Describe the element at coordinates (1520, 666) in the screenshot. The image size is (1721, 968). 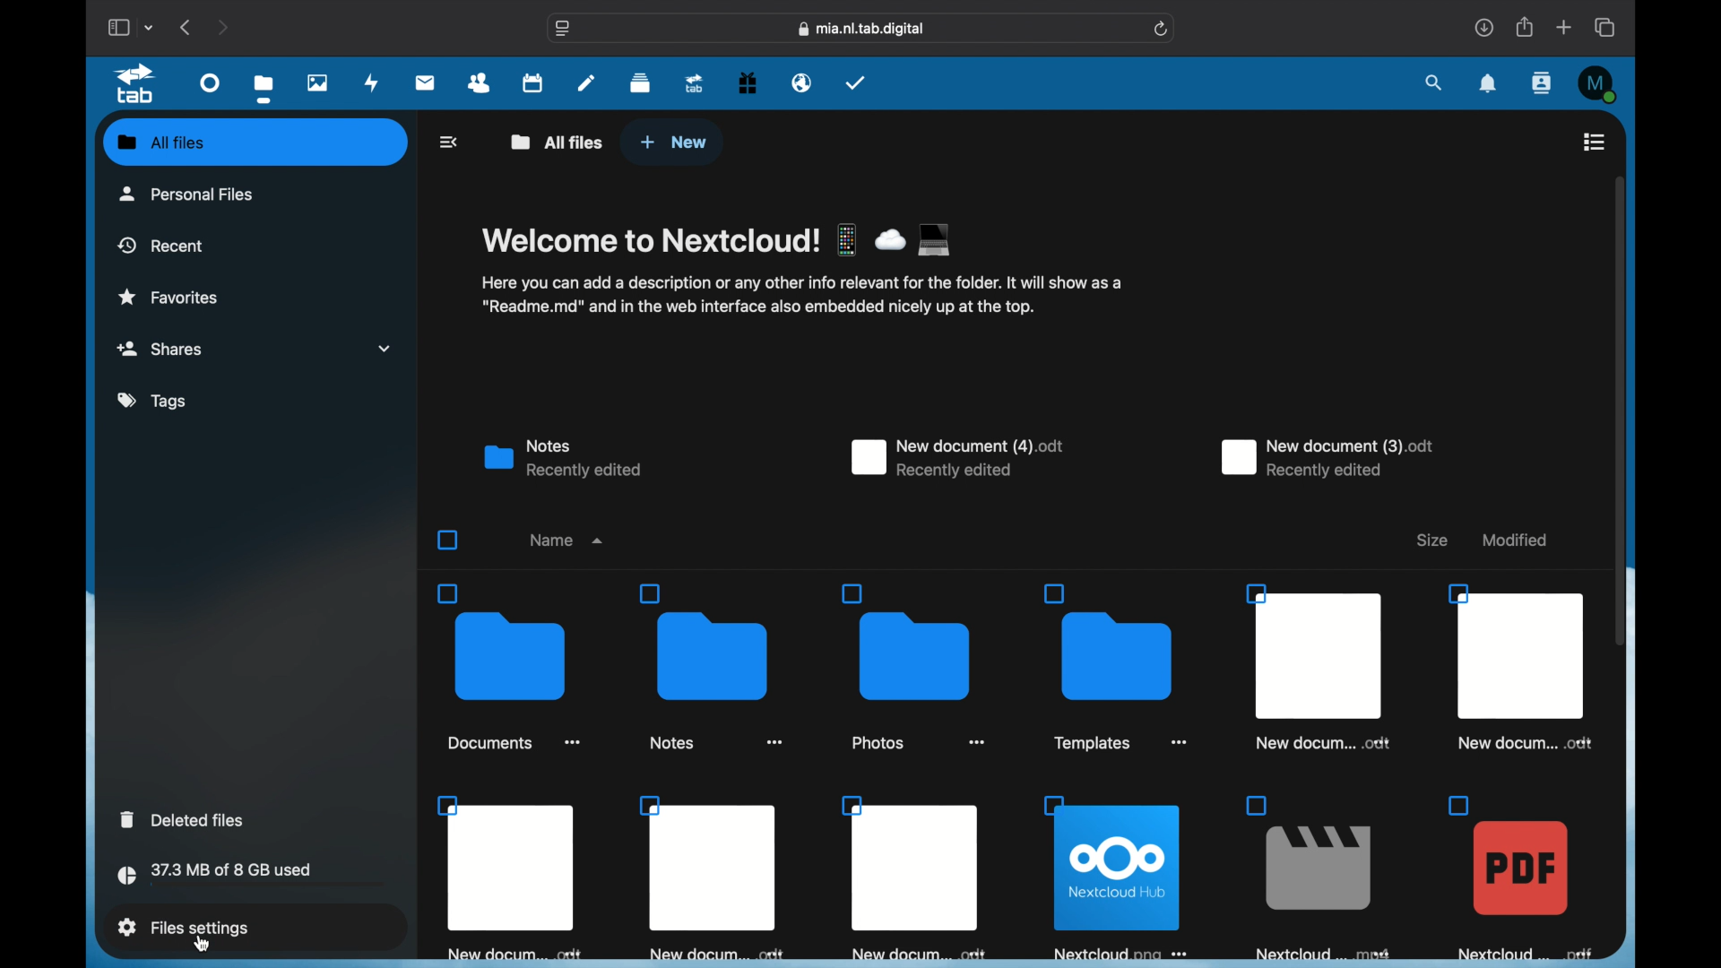
I see `file` at that location.